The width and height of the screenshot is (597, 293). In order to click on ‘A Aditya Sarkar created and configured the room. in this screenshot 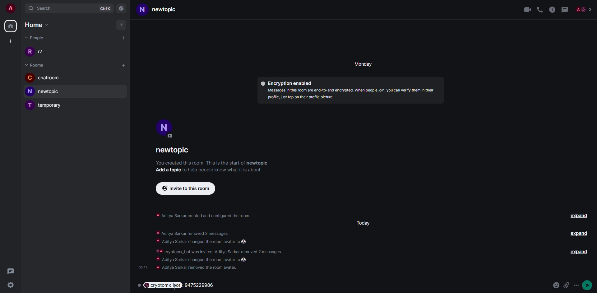, I will do `click(203, 214)`.